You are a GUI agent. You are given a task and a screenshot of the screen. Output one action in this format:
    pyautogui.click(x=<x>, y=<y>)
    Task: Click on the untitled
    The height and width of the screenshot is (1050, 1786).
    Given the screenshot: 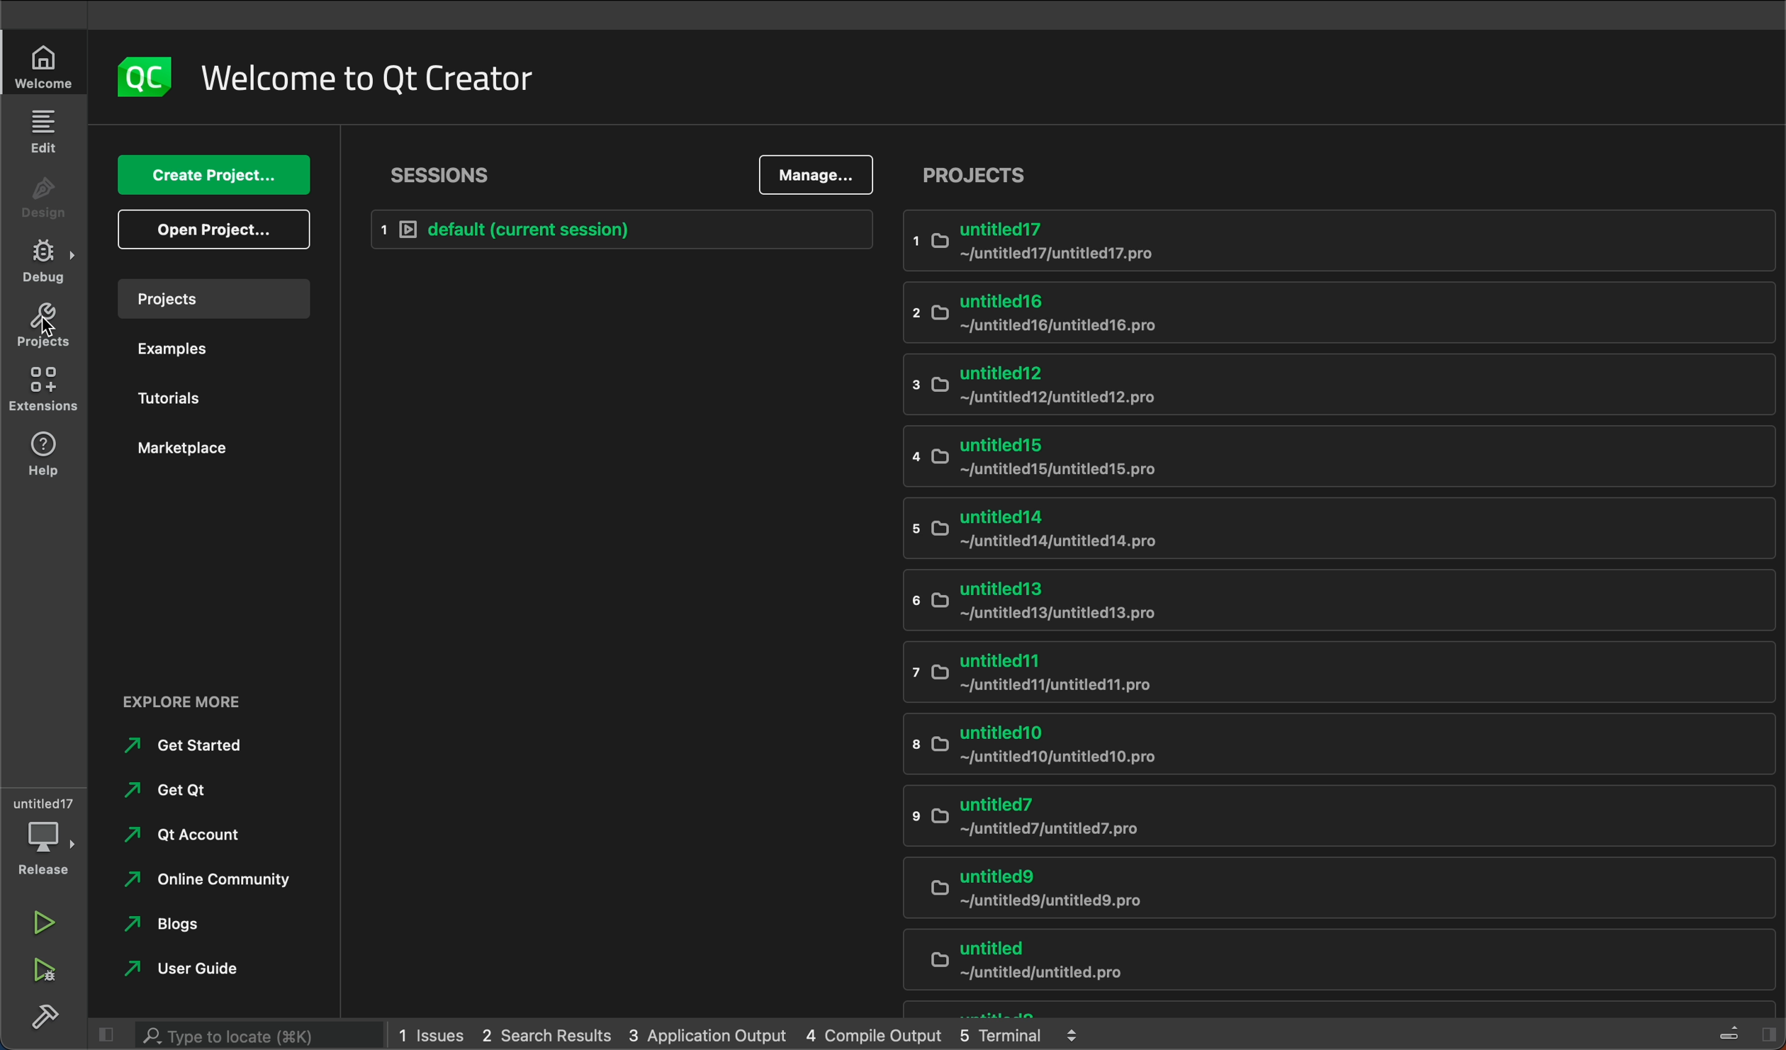 What is the action you would take?
    pyautogui.click(x=1323, y=959)
    